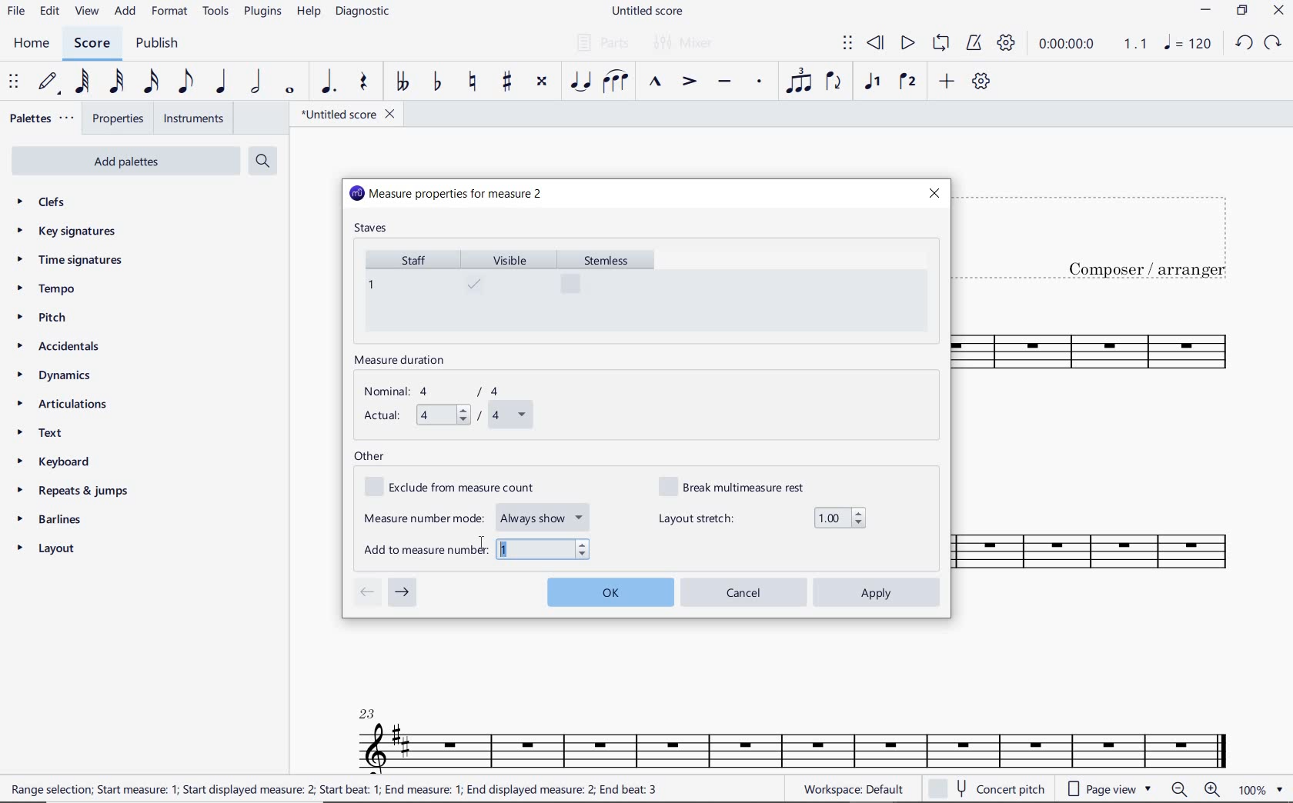 This screenshot has height=803, width=1293. I want to click on PUBLISH, so click(157, 45).